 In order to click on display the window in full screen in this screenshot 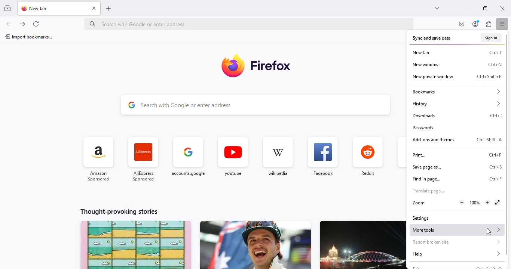, I will do `click(498, 203)`.